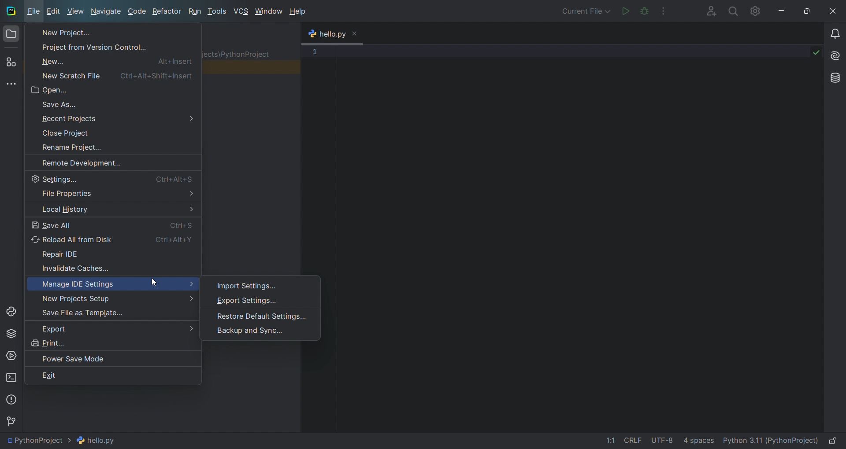 This screenshot has height=449, width=846. Describe the element at coordinates (252, 315) in the screenshot. I see `restore default settings` at that location.